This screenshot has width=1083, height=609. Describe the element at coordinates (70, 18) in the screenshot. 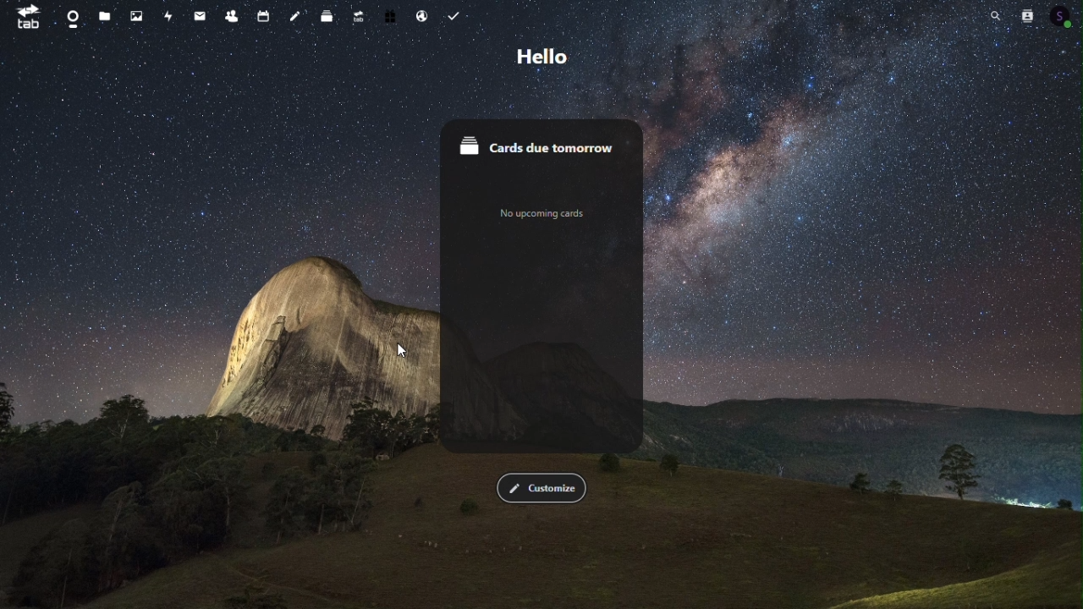

I see `Dashboard` at that location.